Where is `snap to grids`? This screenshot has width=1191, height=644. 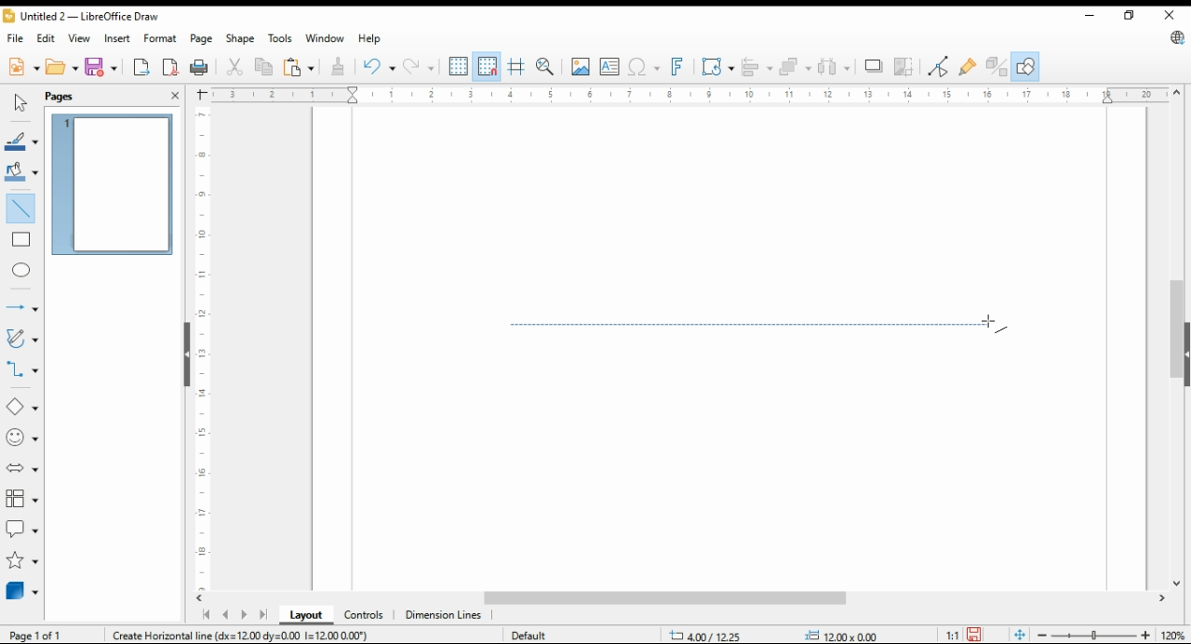
snap to grids is located at coordinates (488, 67).